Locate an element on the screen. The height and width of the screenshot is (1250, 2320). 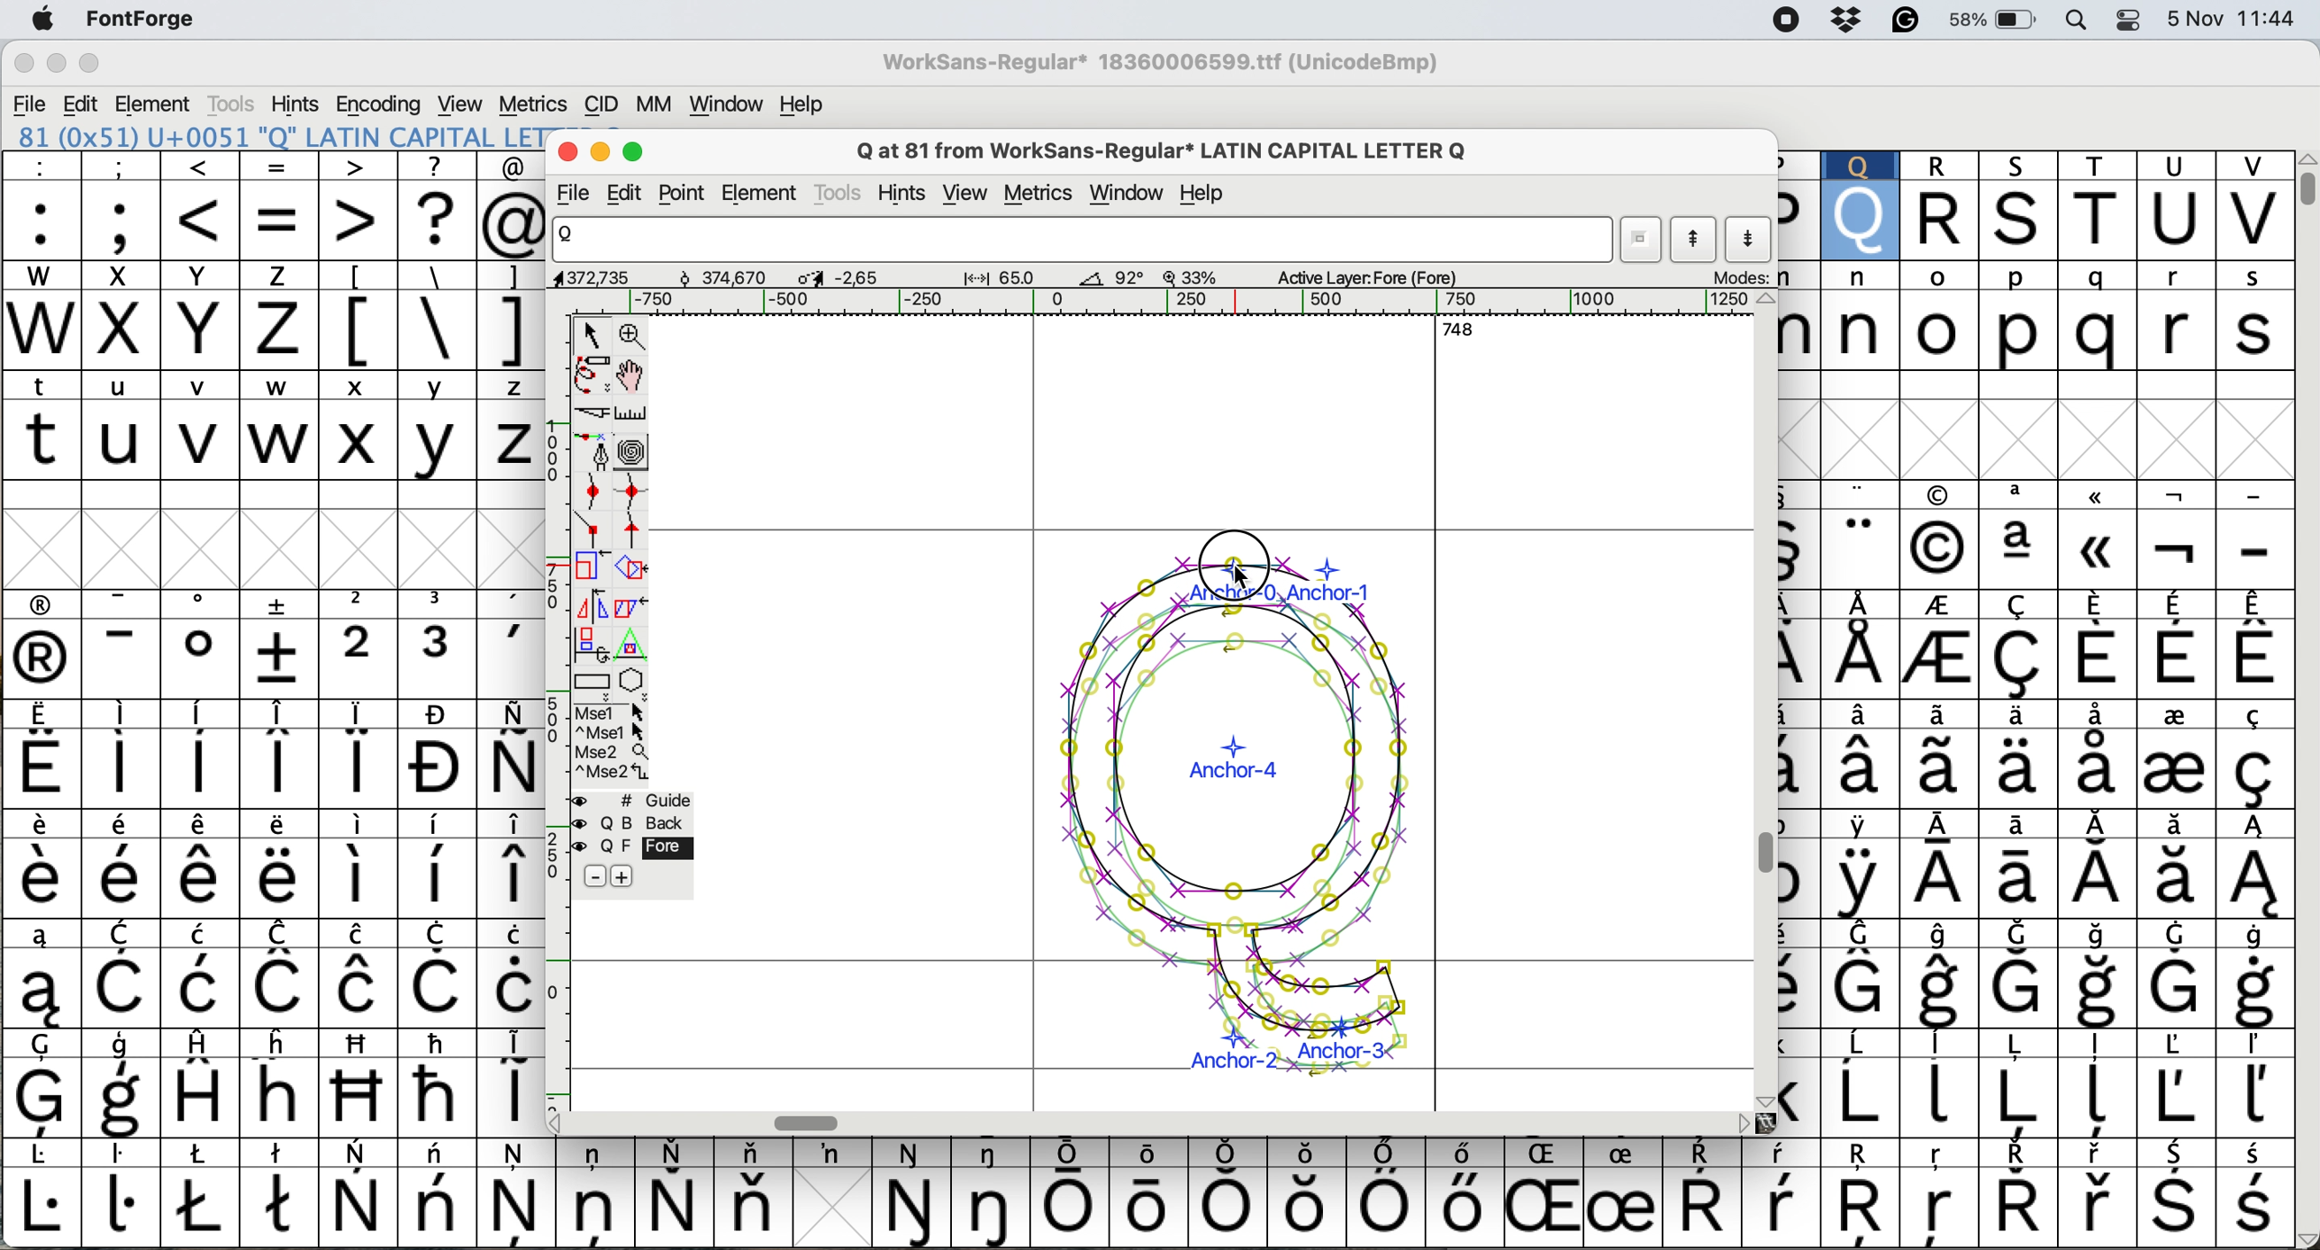
control center is located at coordinates (2129, 22).